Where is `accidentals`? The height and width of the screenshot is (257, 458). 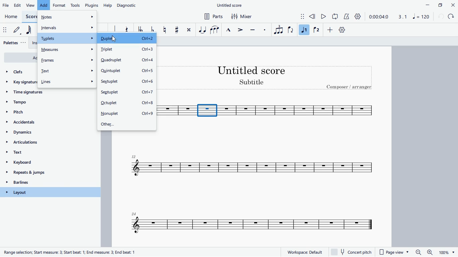 accidentals is located at coordinates (31, 123).